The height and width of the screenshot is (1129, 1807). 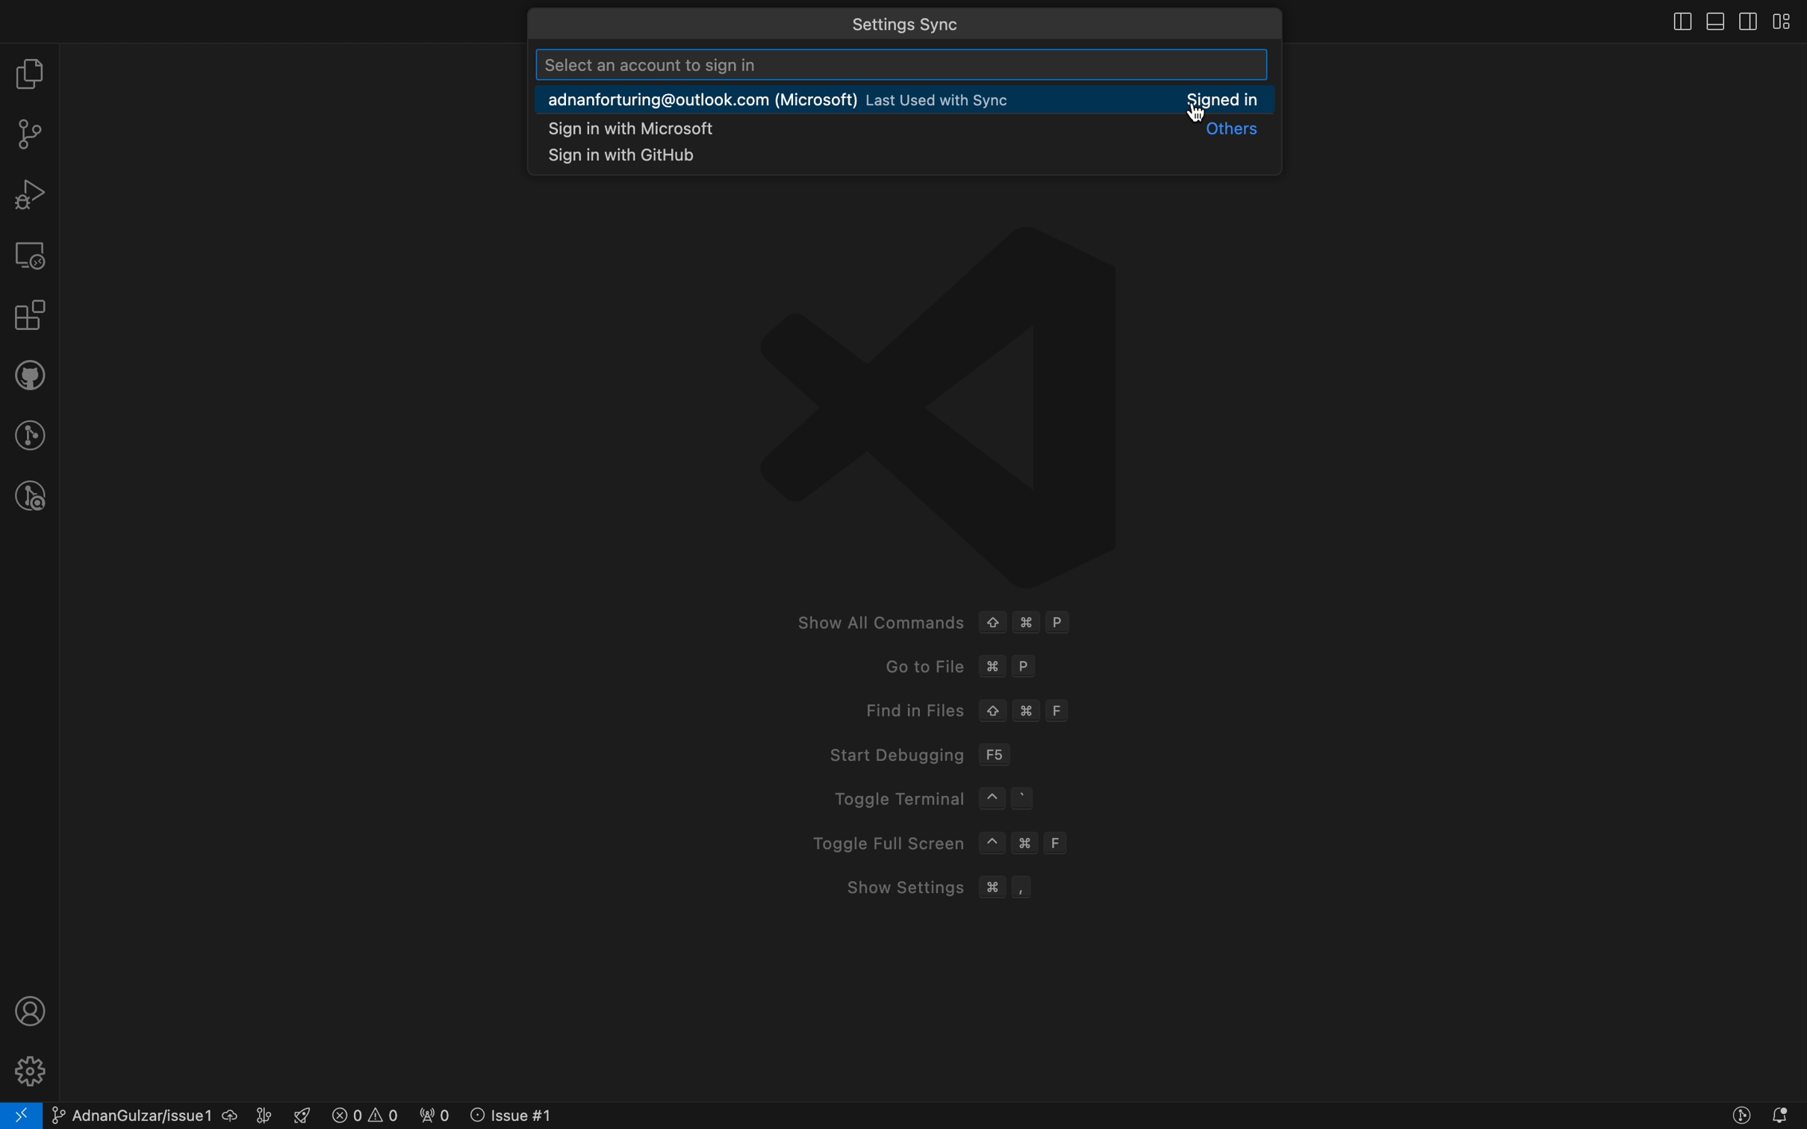 I want to click on quick menus, so click(x=953, y=25).